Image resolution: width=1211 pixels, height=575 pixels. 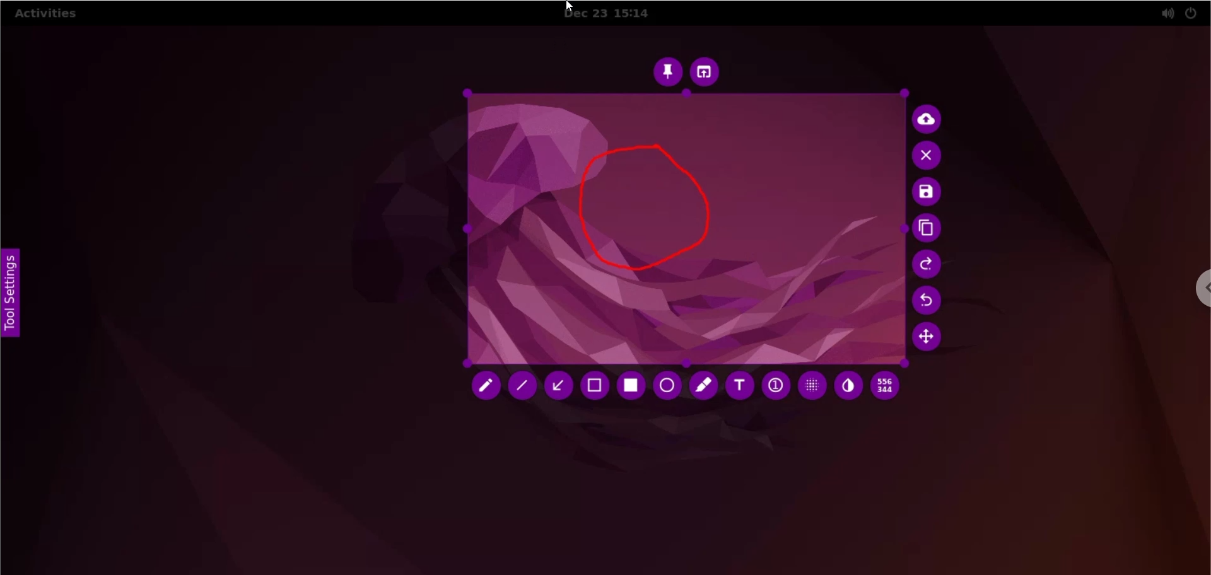 I want to click on choose app to open screenshot, so click(x=711, y=72).